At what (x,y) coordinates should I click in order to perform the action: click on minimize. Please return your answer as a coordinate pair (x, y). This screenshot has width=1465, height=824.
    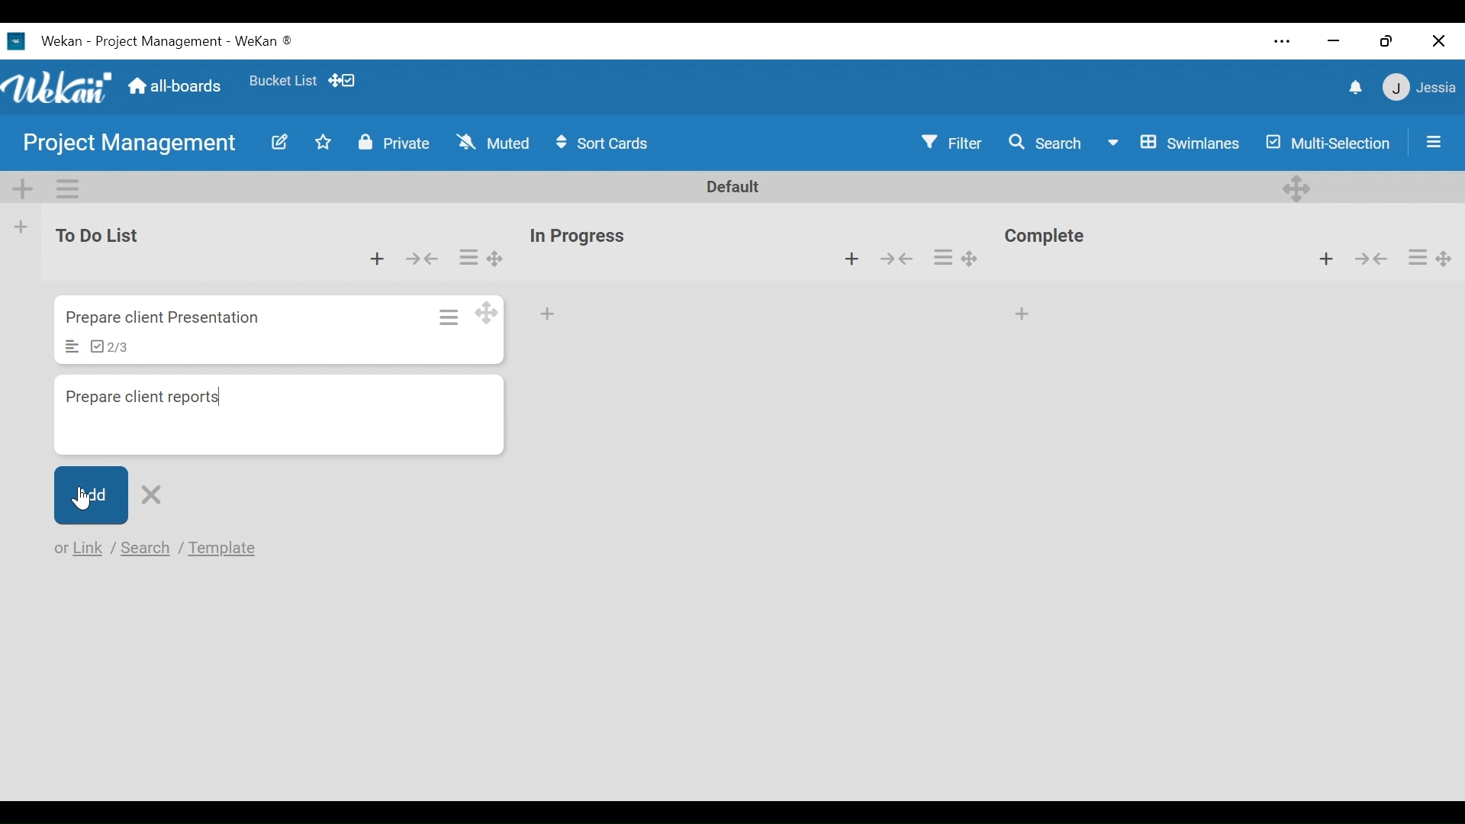
    Looking at the image, I should click on (1335, 40).